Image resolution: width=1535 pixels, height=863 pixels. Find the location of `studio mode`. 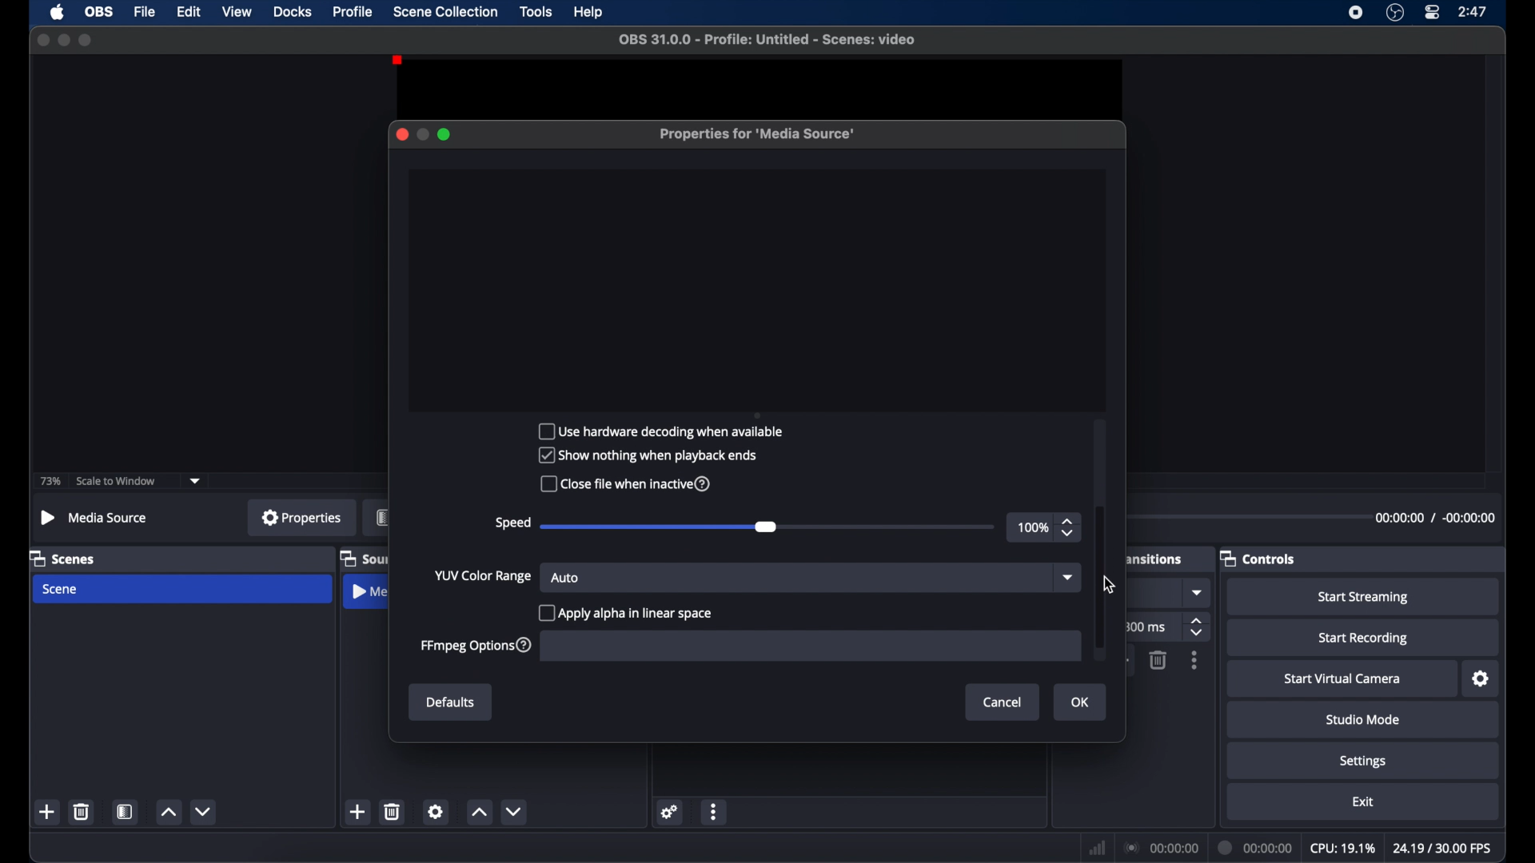

studio mode is located at coordinates (1363, 721).